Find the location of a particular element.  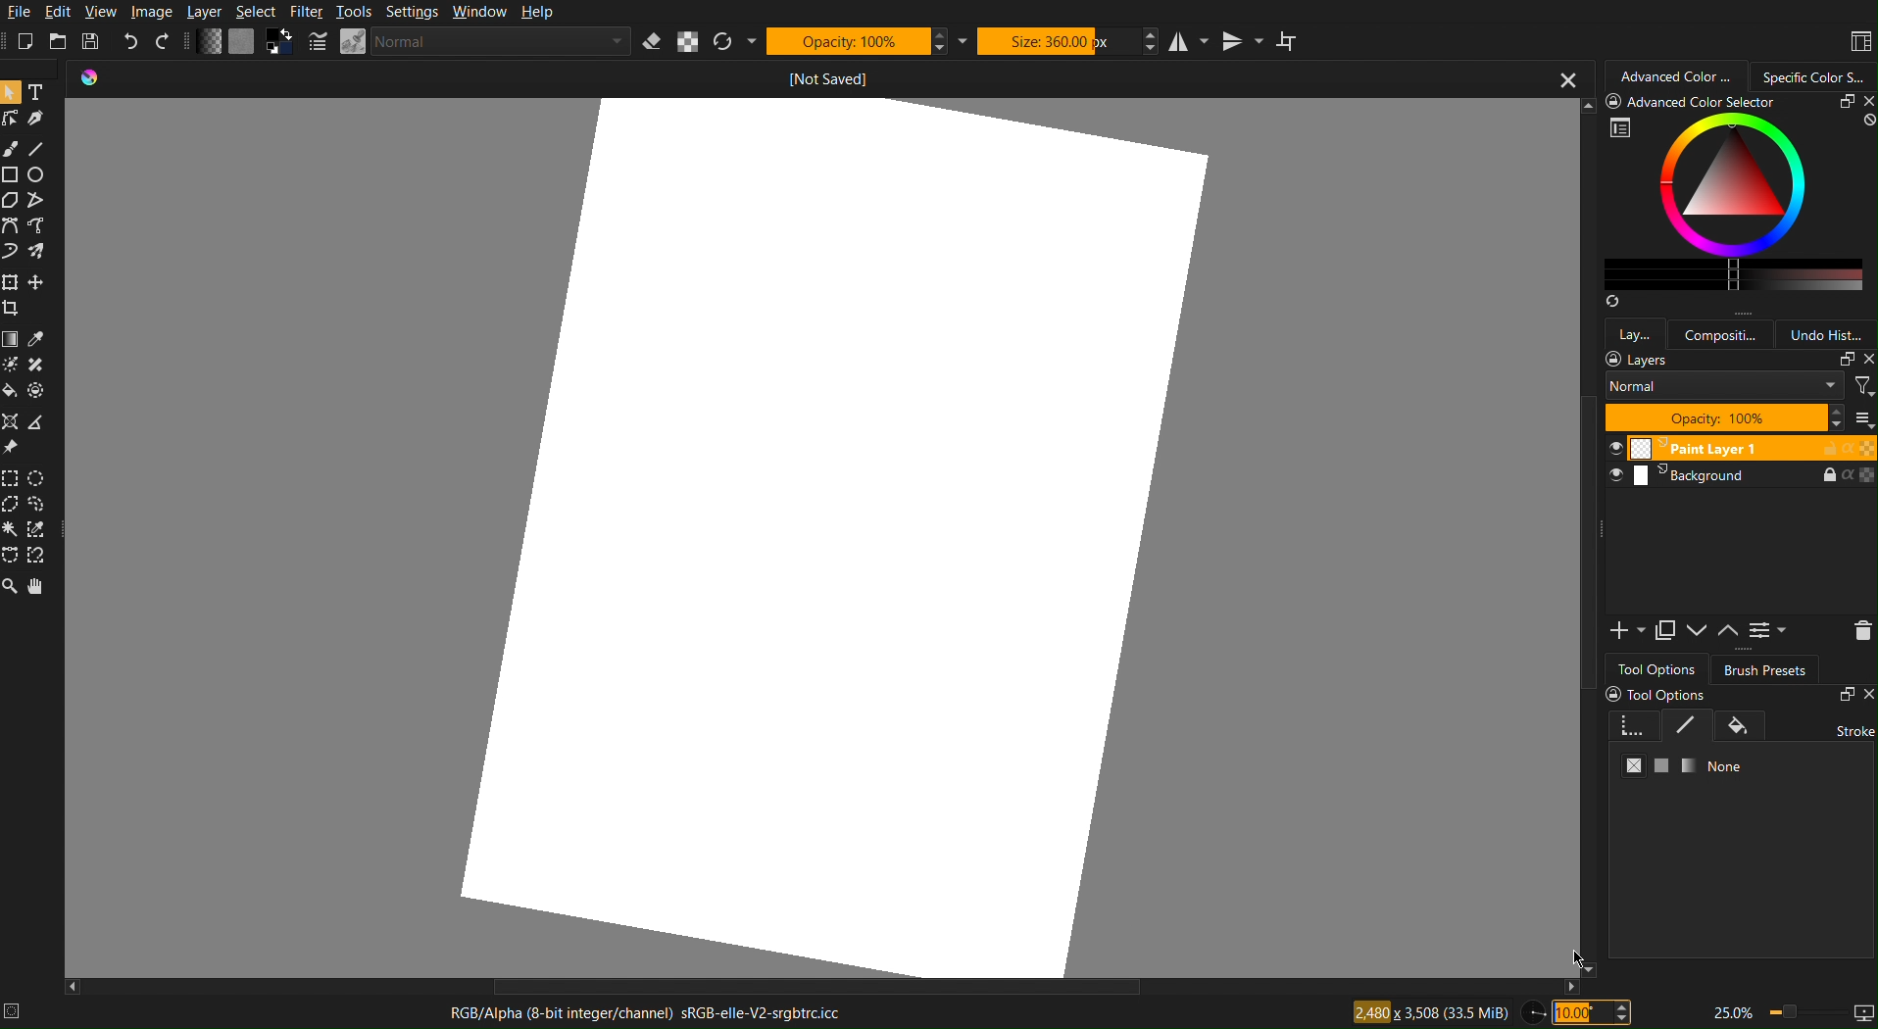

Color Selector Tool (Eyedropper Tool) is located at coordinates (36, 339).